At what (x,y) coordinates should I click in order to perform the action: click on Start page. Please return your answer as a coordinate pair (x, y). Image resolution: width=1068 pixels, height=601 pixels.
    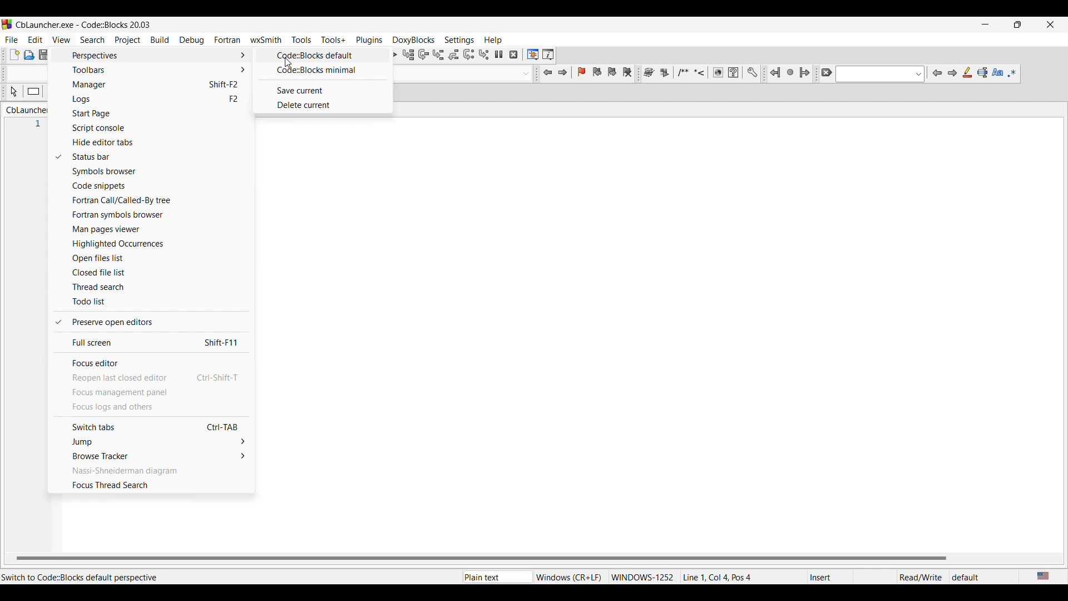
    Looking at the image, I should click on (160, 114).